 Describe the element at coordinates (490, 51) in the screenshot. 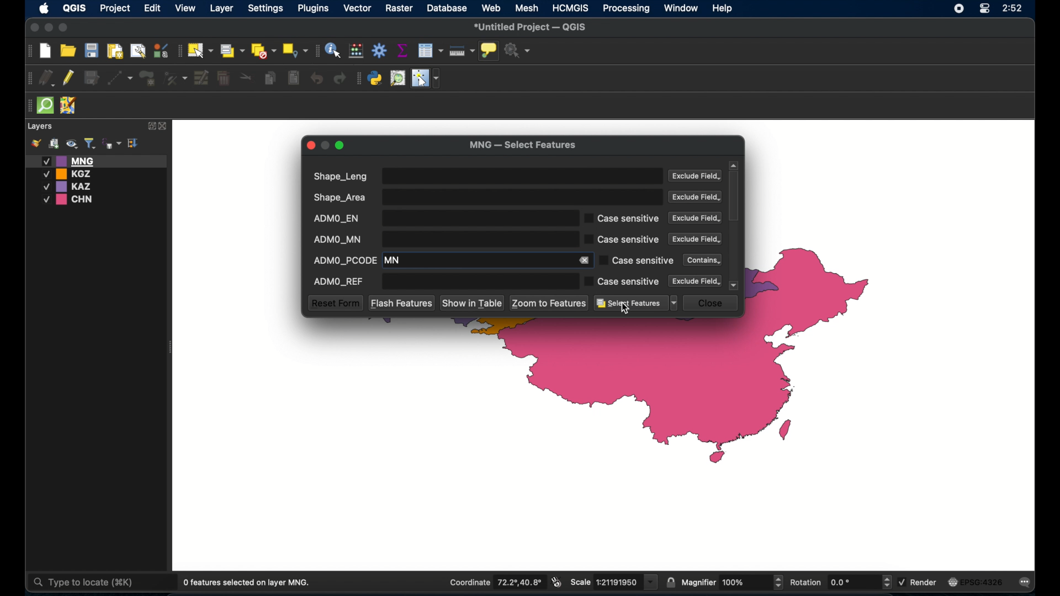

I see `show map tips` at that location.